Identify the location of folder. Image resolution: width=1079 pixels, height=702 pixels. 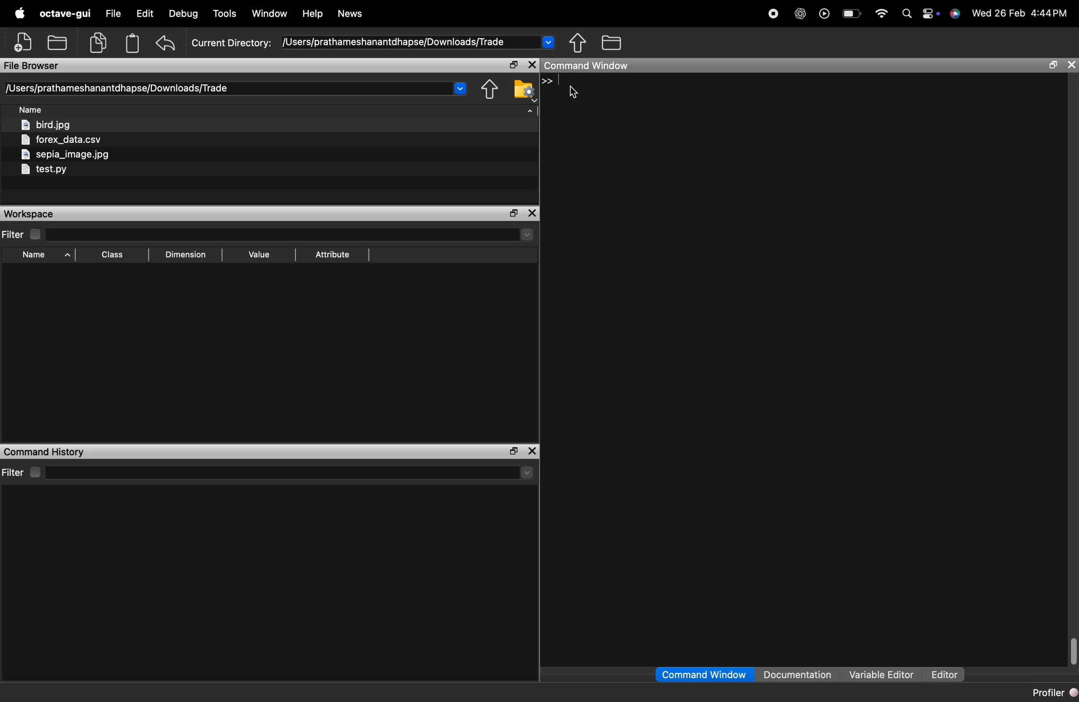
(612, 42).